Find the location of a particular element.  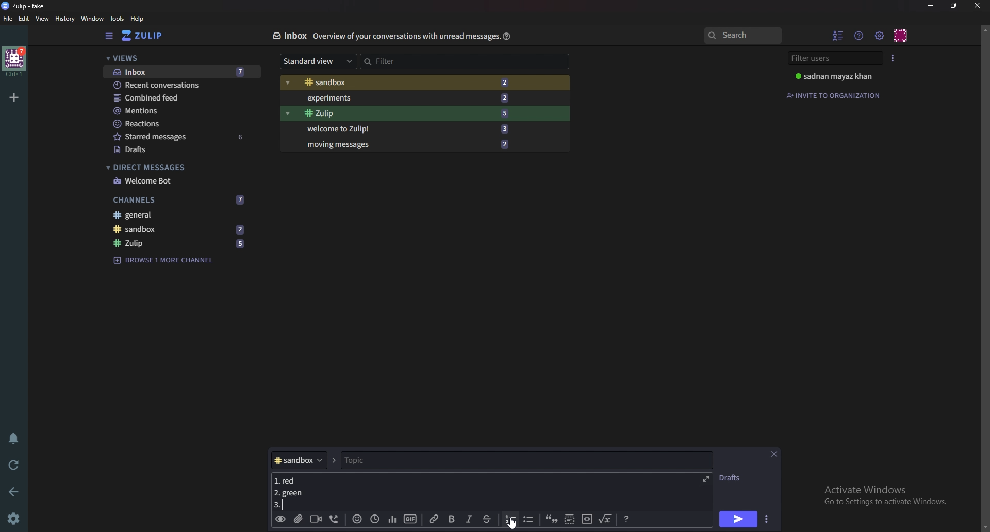

Direct messages is located at coordinates (175, 168).